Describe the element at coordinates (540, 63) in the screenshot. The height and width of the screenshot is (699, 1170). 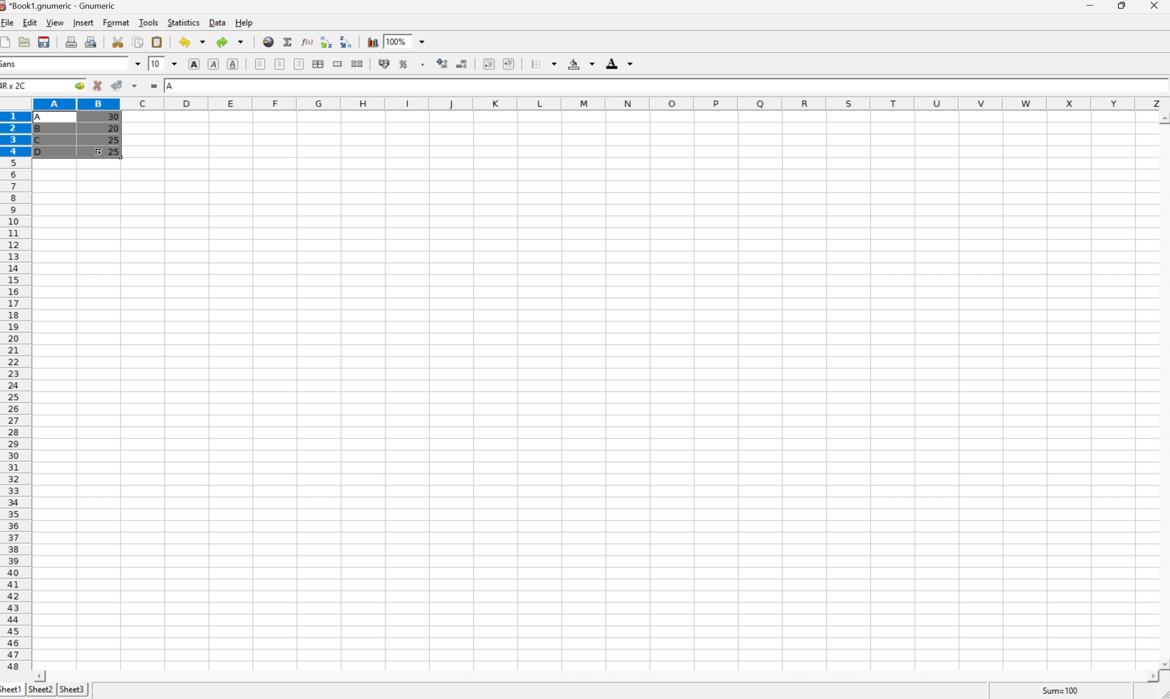
I see `Borders` at that location.